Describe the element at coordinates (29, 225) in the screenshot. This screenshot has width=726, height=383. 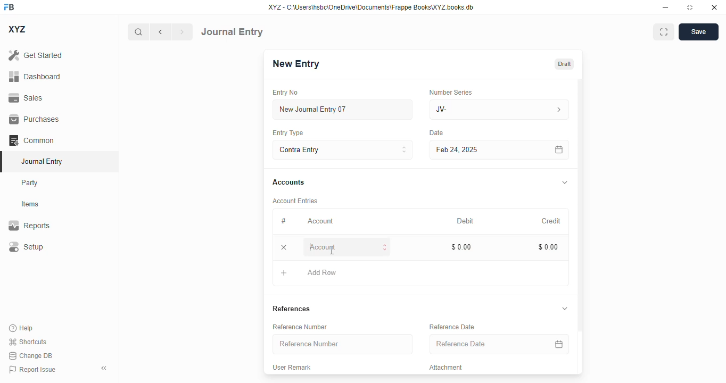
I see `reports` at that location.